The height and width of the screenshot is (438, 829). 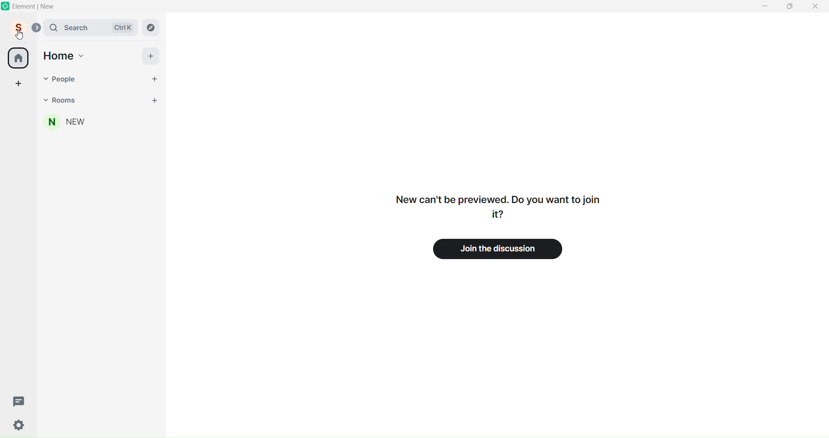 What do you see at coordinates (151, 28) in the screenshot?
I see `Explore rooms` at bounding box center [151, 28].